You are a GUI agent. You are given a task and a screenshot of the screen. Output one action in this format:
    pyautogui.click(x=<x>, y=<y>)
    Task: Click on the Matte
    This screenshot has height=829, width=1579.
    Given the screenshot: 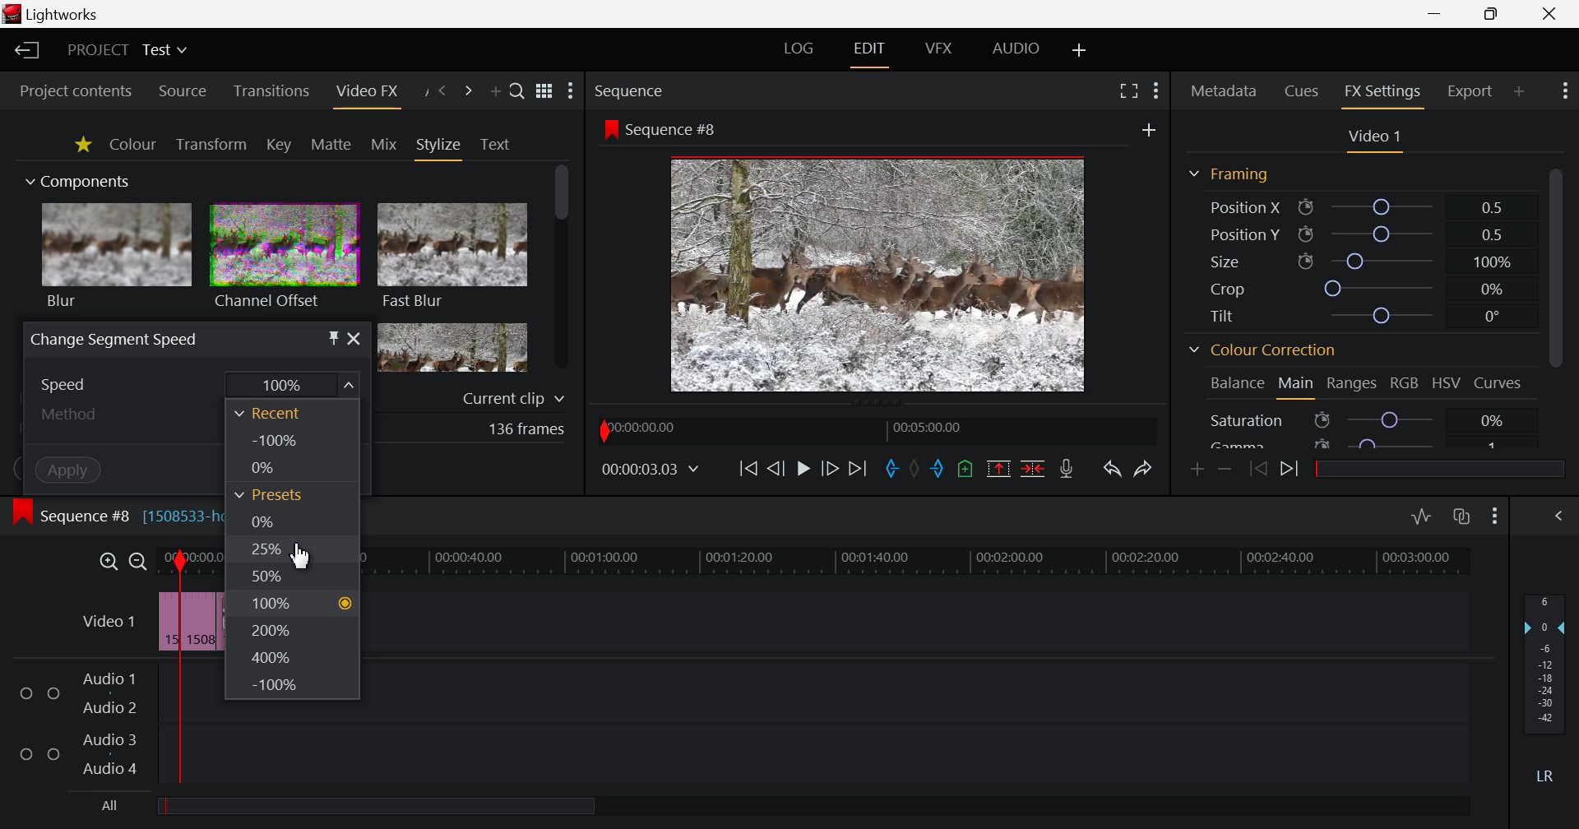 What is the action you would take?
    pyautogui.click(x=331, y=145)
    